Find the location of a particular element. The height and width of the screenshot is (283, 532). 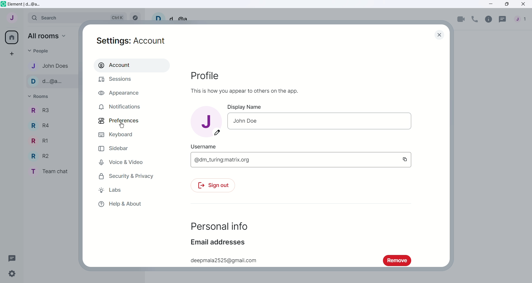

Remove is located at coordinates (396, 261).